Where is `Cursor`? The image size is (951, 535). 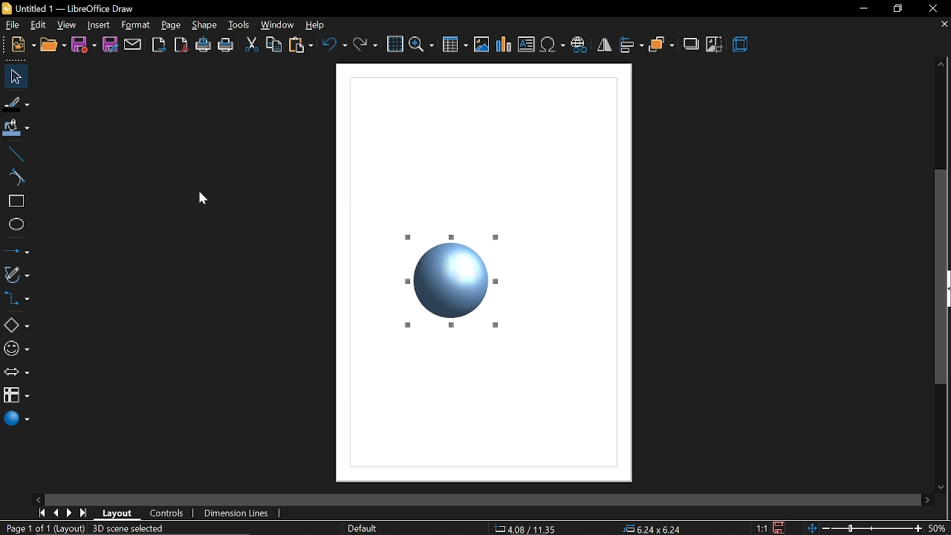
Cursor is located at coordinates (198, 204).